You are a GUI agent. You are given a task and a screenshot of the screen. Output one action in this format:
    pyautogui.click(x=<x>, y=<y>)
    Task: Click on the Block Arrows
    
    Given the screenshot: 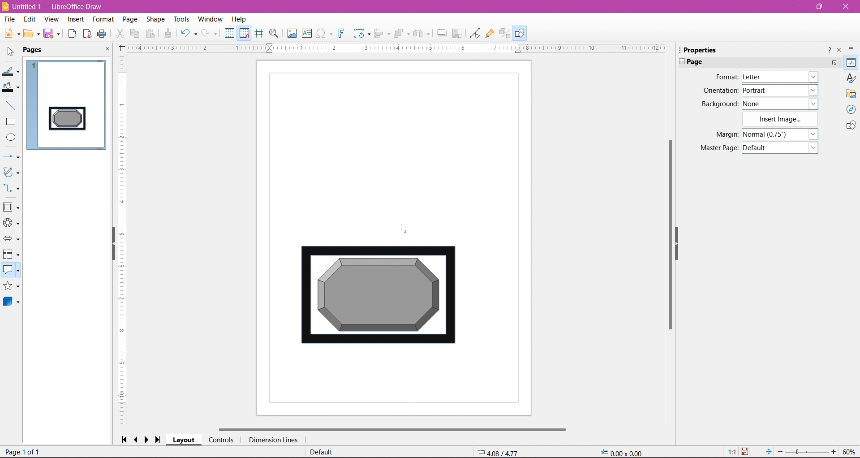 What is the action you would take?
    pyautogui.click(x=12, y=239)
    